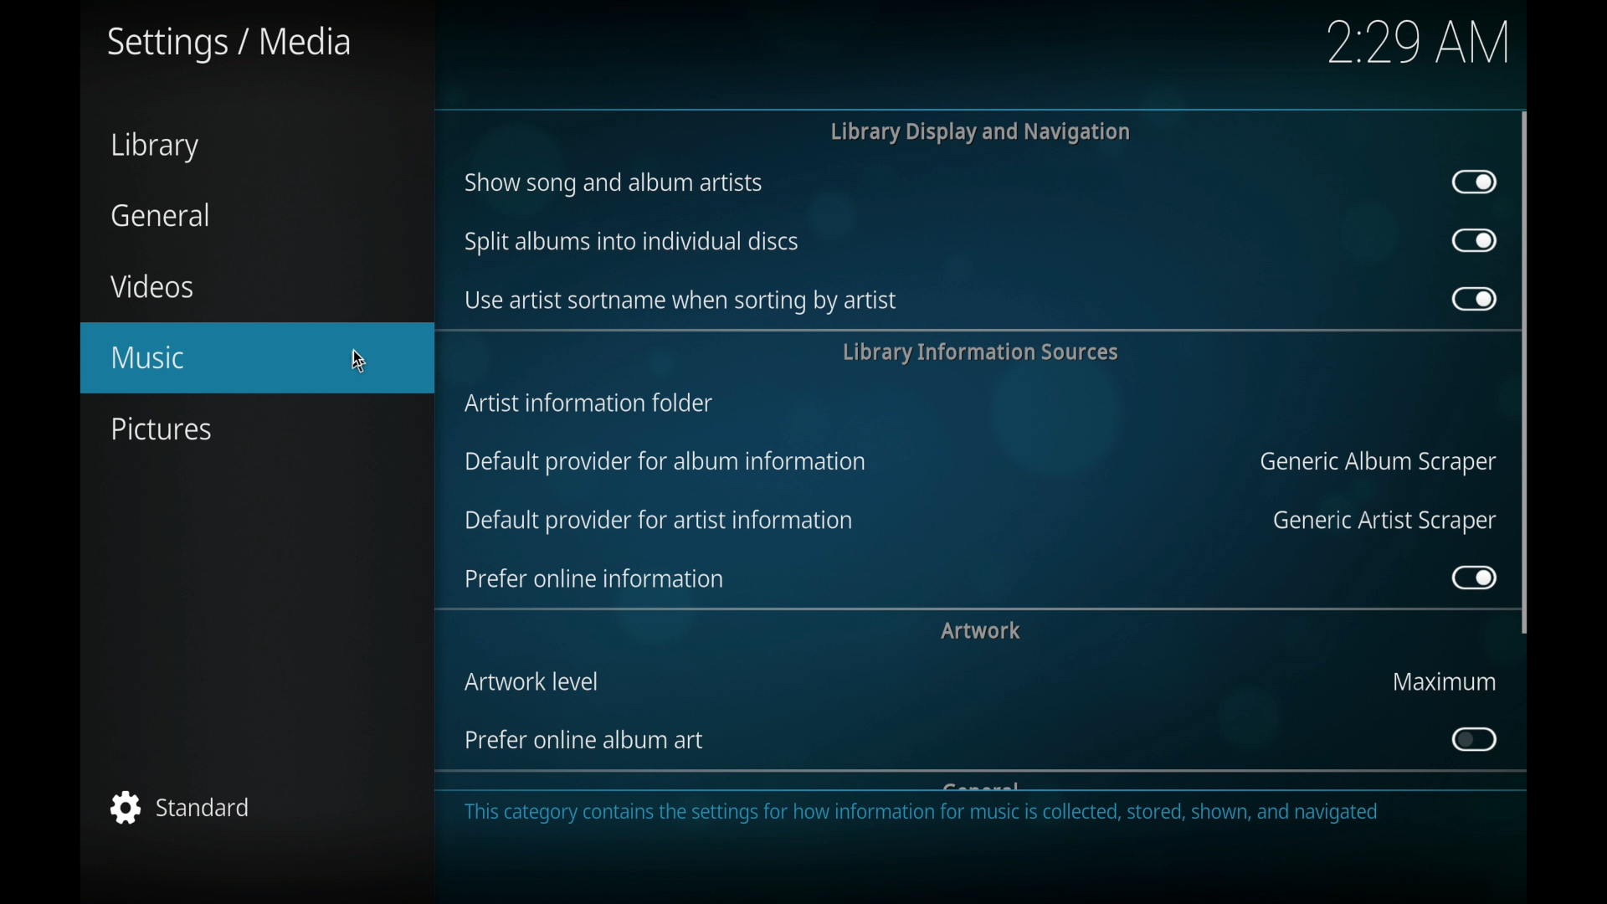 The width and height of the screenshot is (1607, 904). What do you see at coordinates (978, 131) in the screenshot?
I see `library display and navigation` at bounding box center [978, 131].